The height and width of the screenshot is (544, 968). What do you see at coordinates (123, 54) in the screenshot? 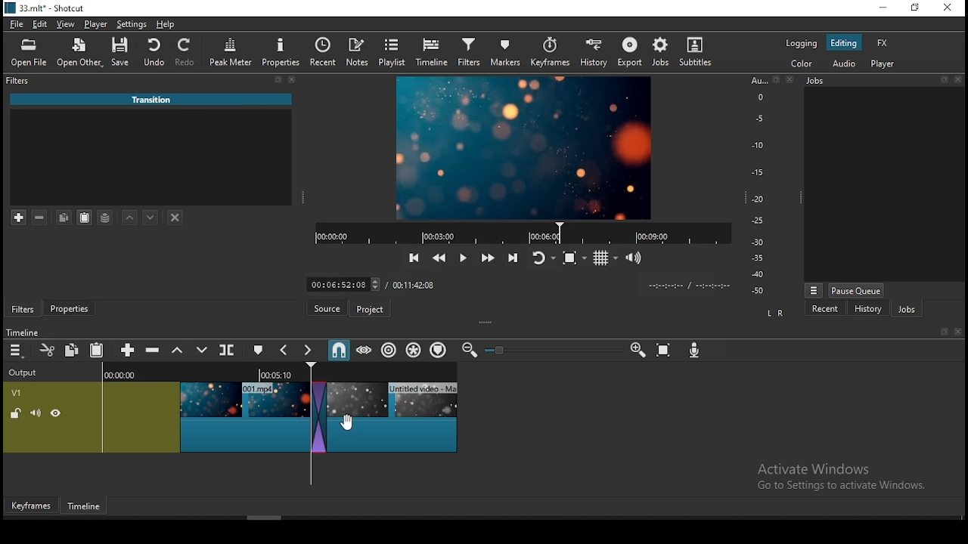
I see `save` at bounding box center [123, 54].